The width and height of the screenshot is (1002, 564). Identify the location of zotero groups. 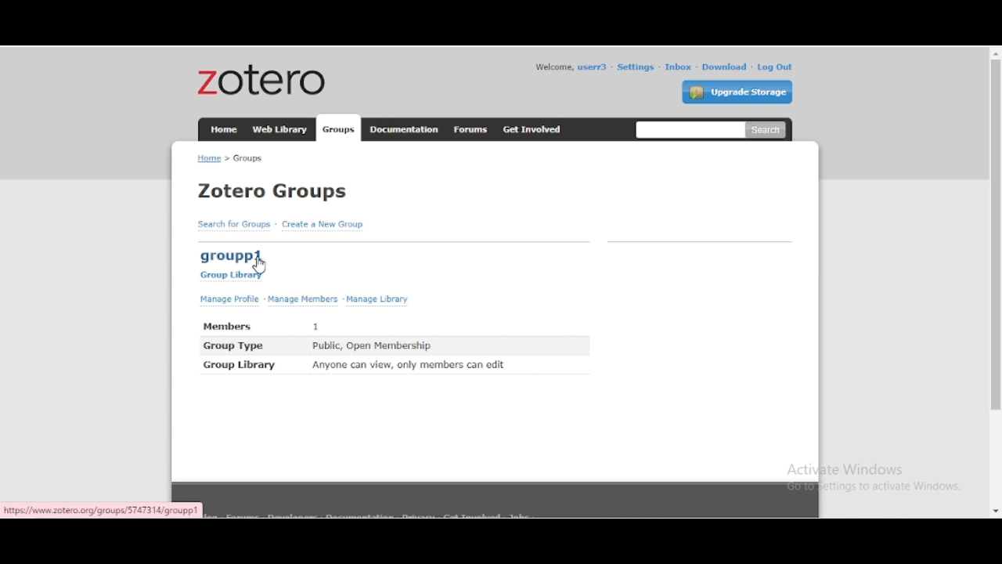
(274, 191).